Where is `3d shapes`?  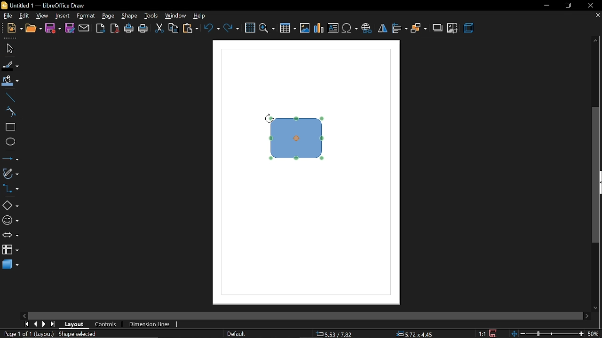 3d shapes is located at coordinates (10, 265).